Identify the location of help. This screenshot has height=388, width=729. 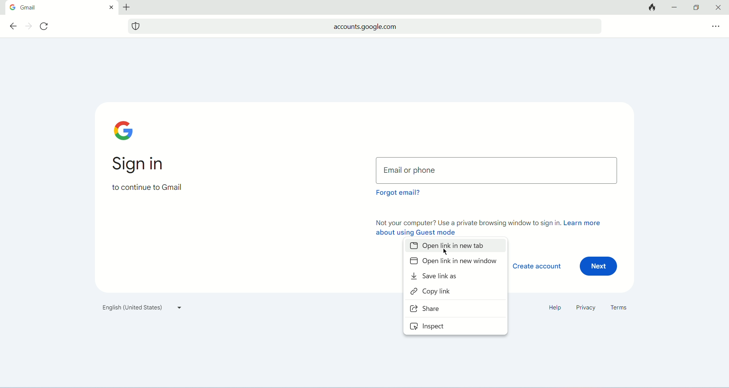
(553, 308).